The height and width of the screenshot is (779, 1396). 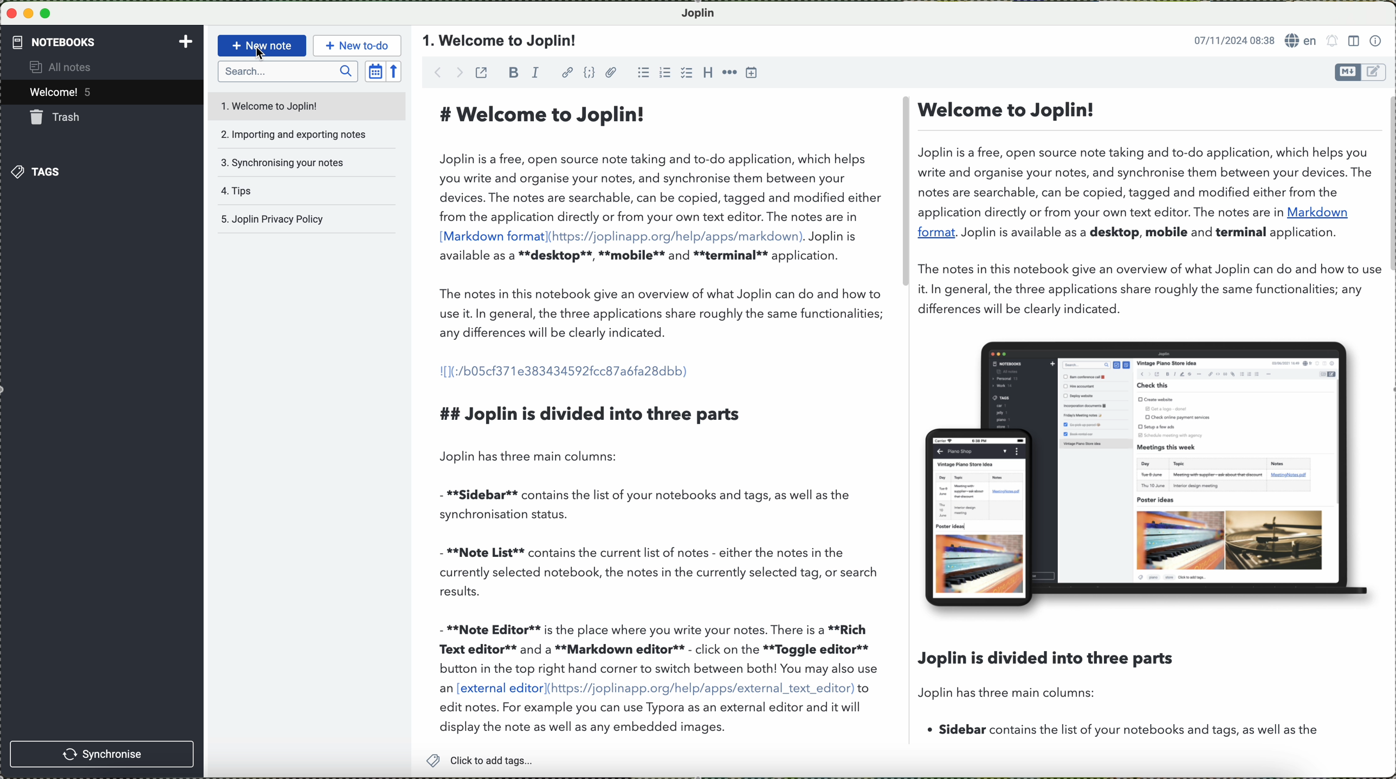 What do you see at coordinates (440, 74) in the screenshot?
I see `navigate` at bounding box center [440, 74].